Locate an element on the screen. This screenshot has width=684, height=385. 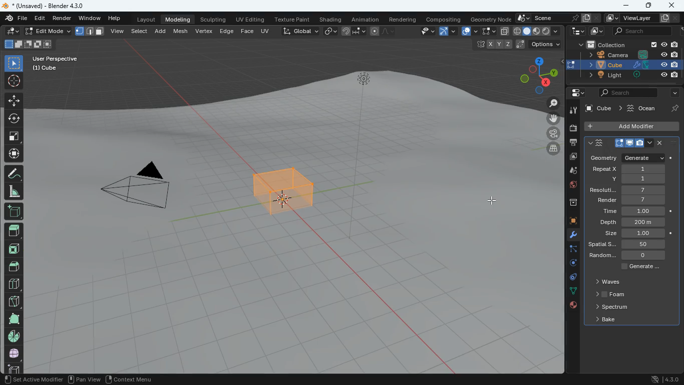
more is located at coordinates (674, 93).